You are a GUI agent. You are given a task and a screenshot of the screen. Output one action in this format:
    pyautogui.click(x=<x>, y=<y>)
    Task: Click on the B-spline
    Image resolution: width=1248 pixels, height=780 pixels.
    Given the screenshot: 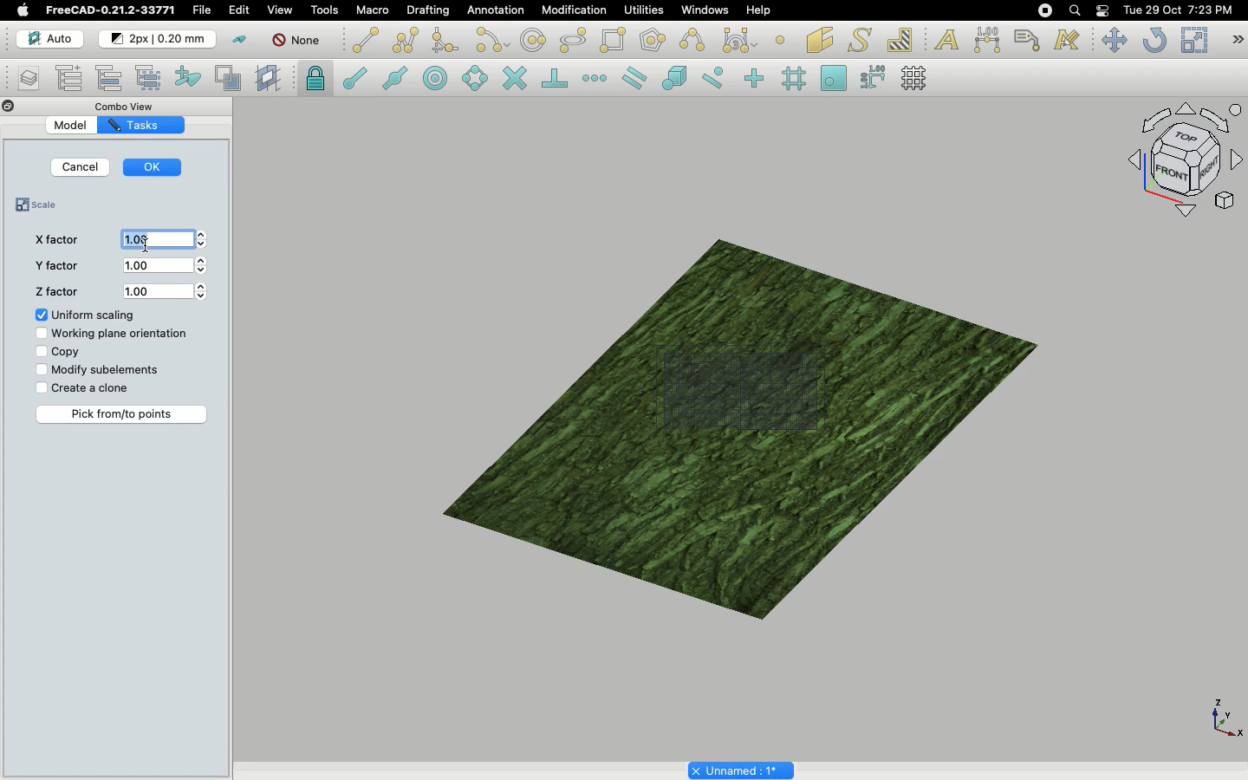 What is the action you would take?
    pyautogui.click(x=692, y=40)
    